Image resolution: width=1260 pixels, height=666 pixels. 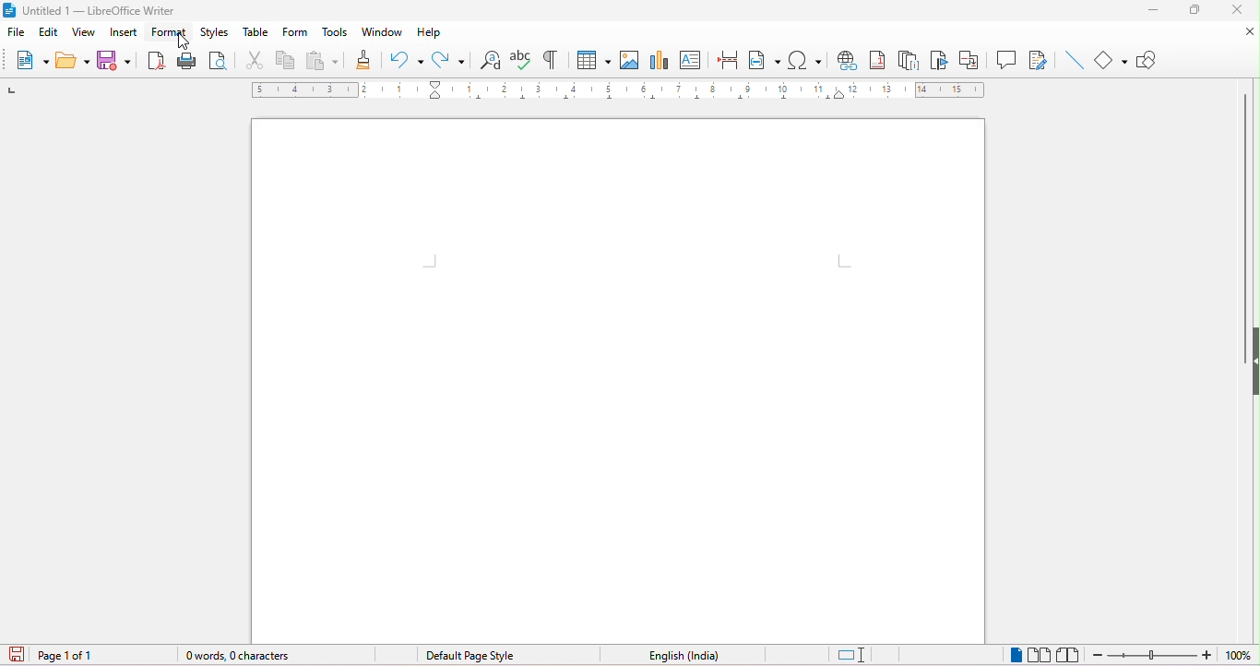 I want to click on vertical scroll bar, so click(x=1248, y=204).